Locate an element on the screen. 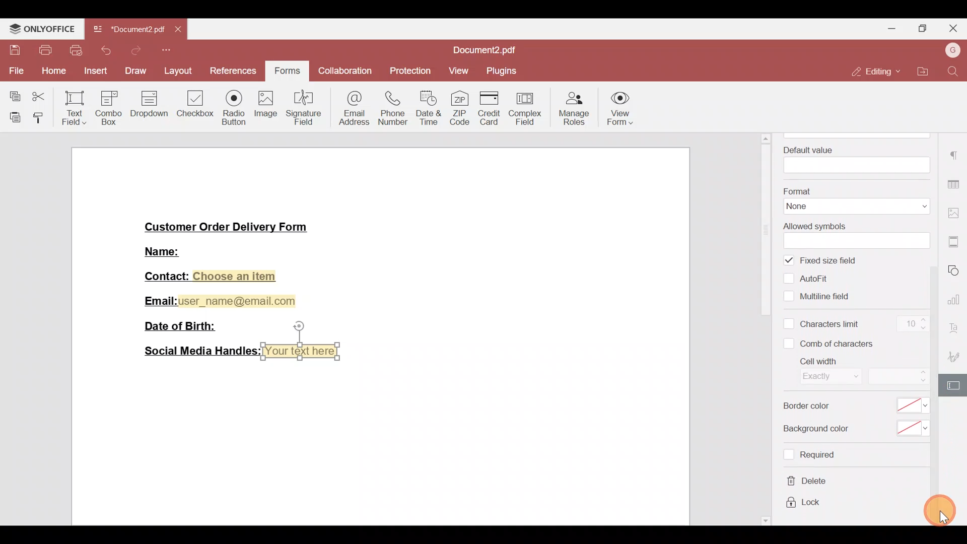 This screenshot has width=967, height=544. Copy style is located at coordinates (39, 118).